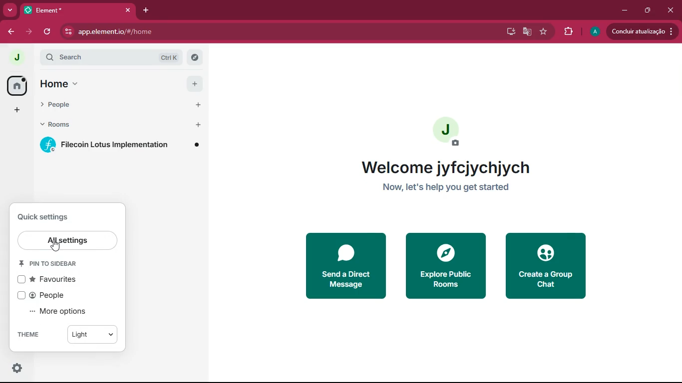 The width and height of the screenshot is (682, 383). I want to click on back, so click(9, 30).